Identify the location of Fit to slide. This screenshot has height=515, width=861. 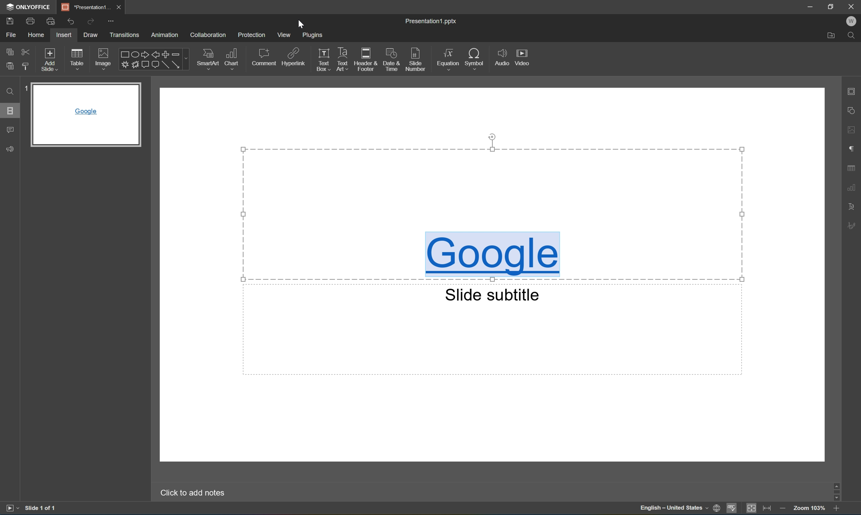
(753, 508).